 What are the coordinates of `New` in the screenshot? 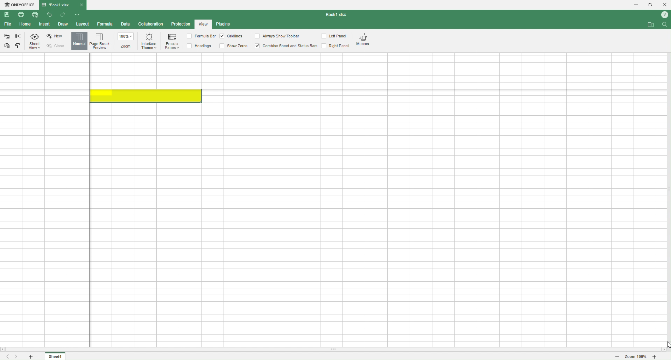 It's located at (56, 36).